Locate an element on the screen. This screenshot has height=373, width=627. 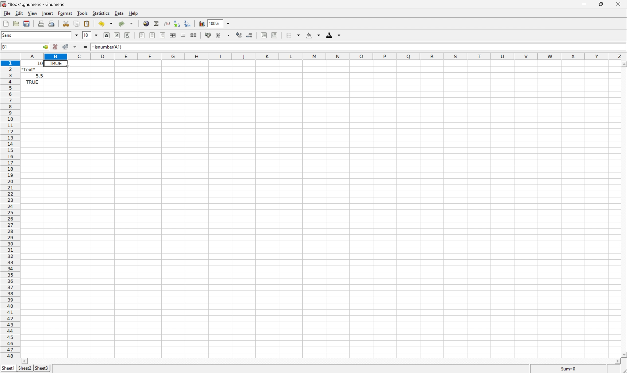
Column names is located at coordinates (323, 57).